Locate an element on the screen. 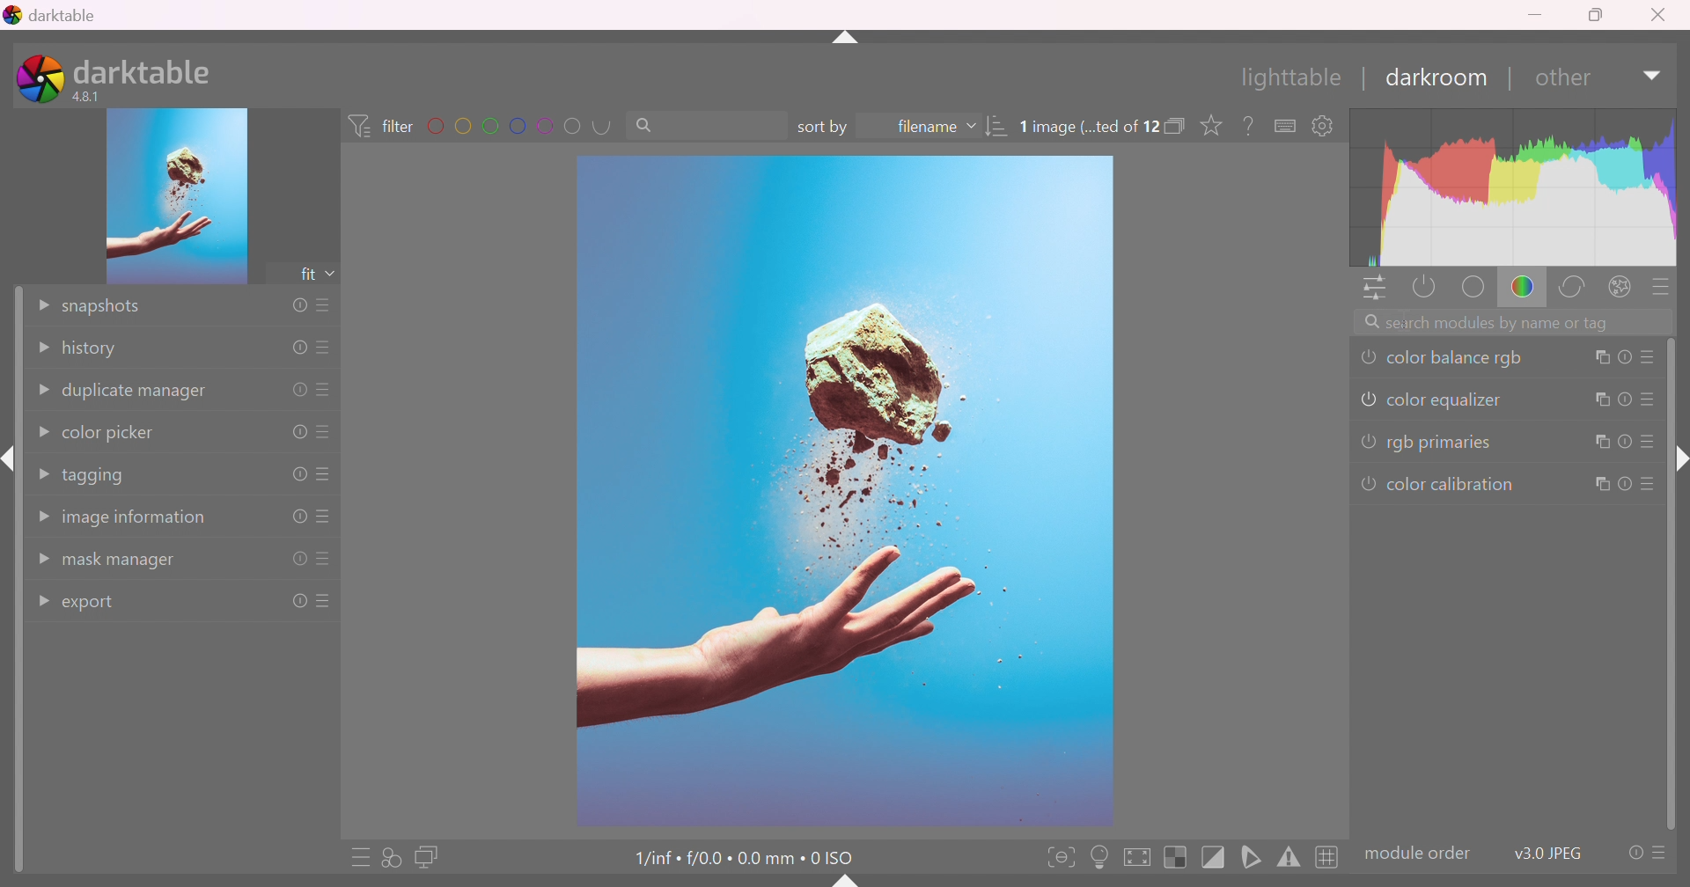 This screenshot has height=887, width=1690. define shortcuts is located at coordinates (1285, 128).